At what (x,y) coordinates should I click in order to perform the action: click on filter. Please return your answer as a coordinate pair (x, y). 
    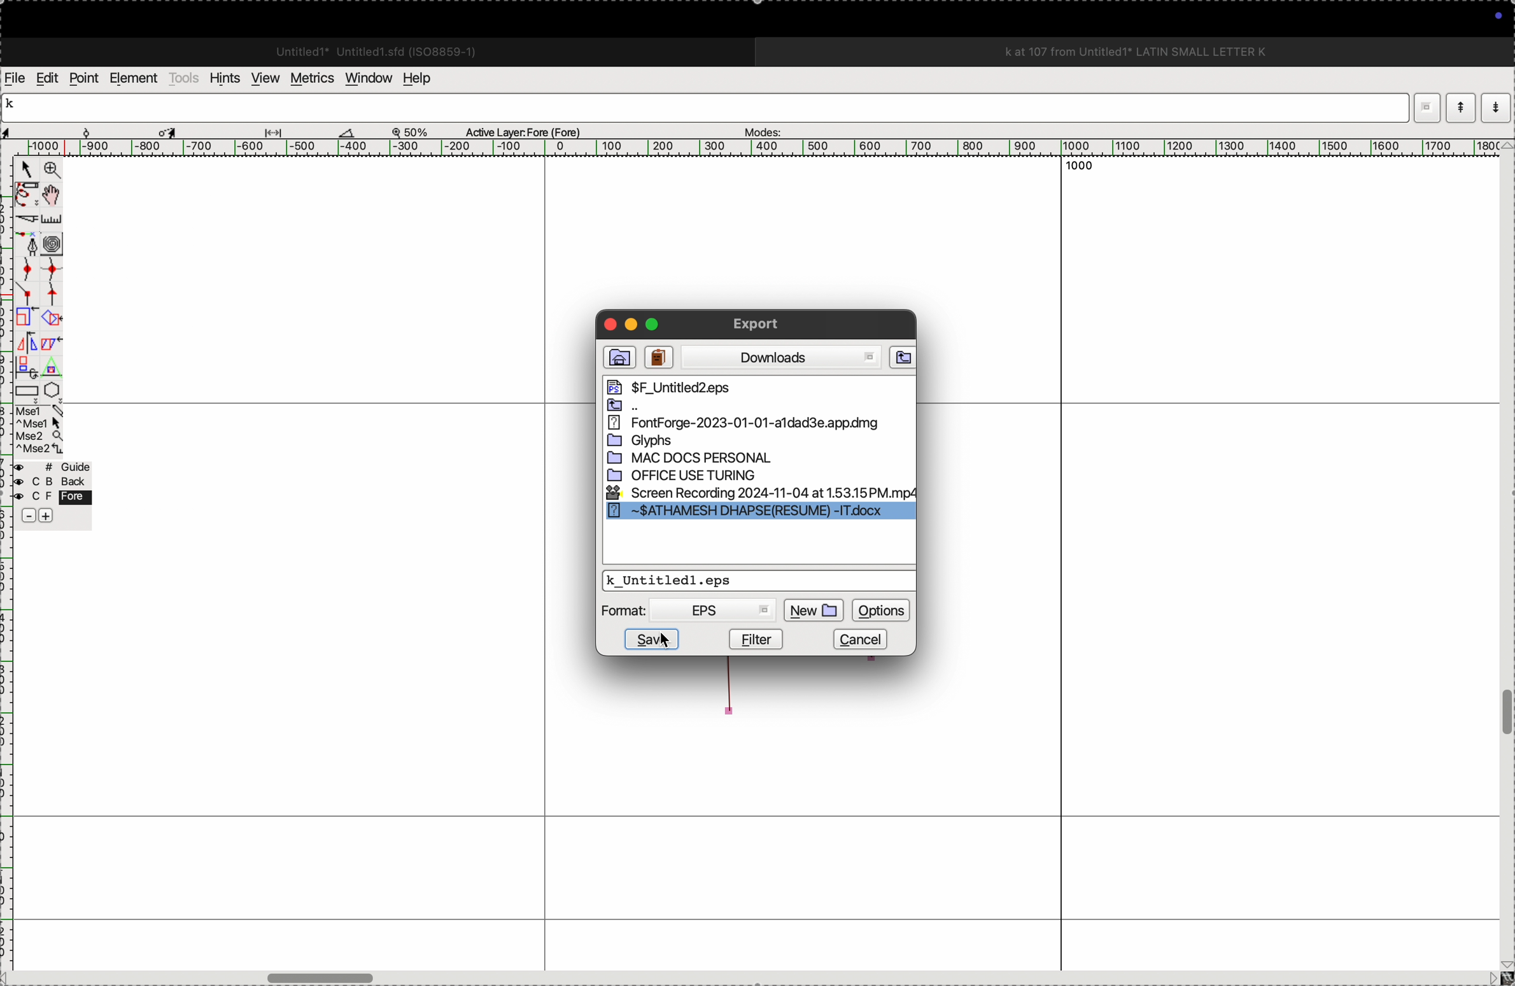
    Looking at the image, I should click on (757, 638).